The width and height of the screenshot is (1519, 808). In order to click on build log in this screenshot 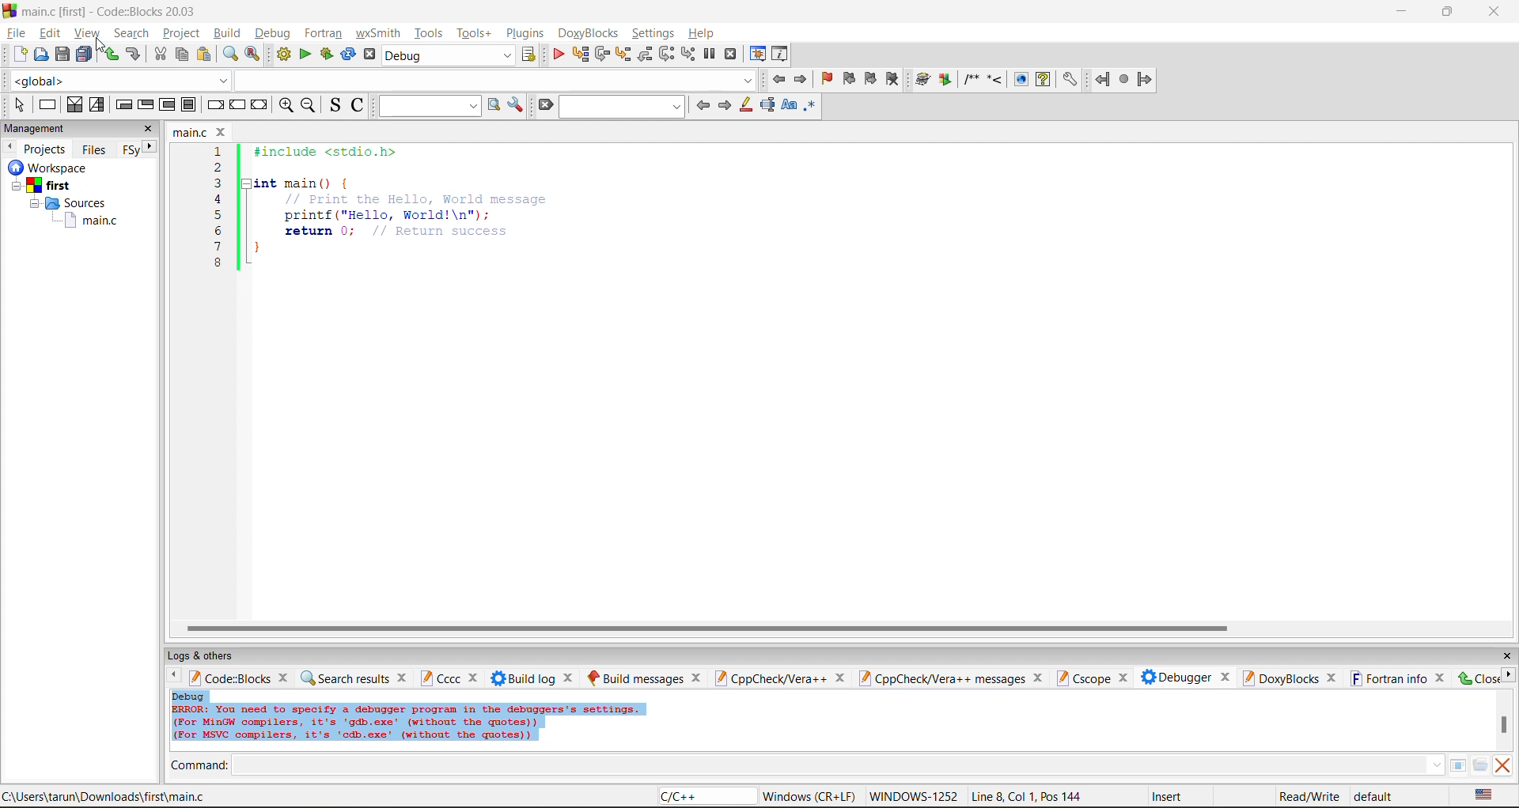, I will do `click(533, 678)`.